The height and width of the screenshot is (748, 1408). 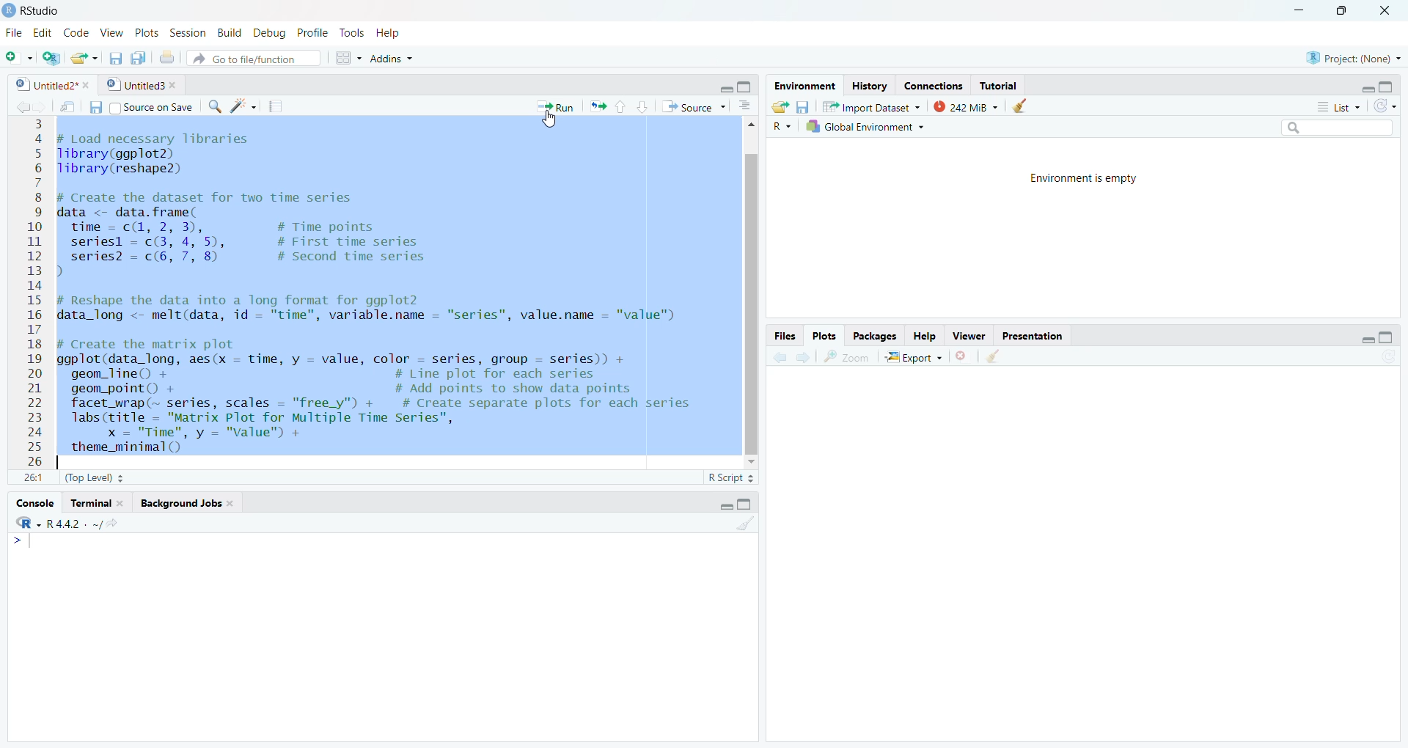 I want to click on Environment, so click(x=803, y=87).